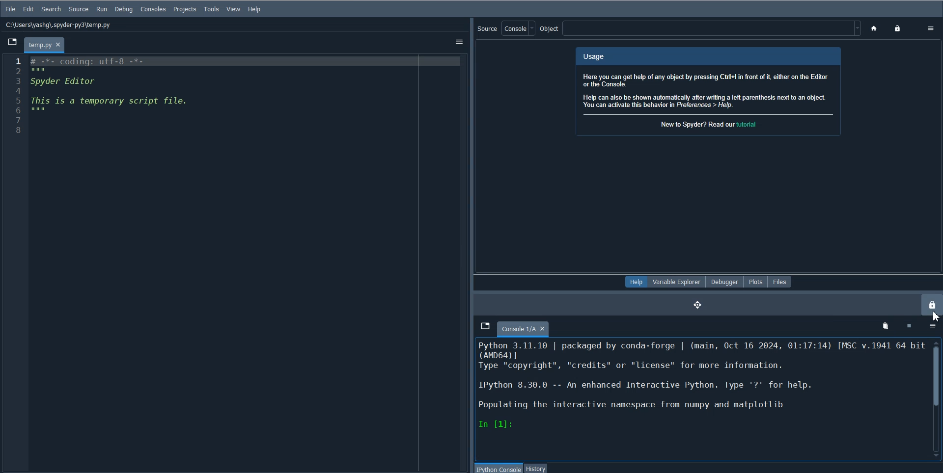 This screenshot has height=473, width=943. Describe the element at coordinates (78, 9) in the screenshot. I see `Source` at that location.